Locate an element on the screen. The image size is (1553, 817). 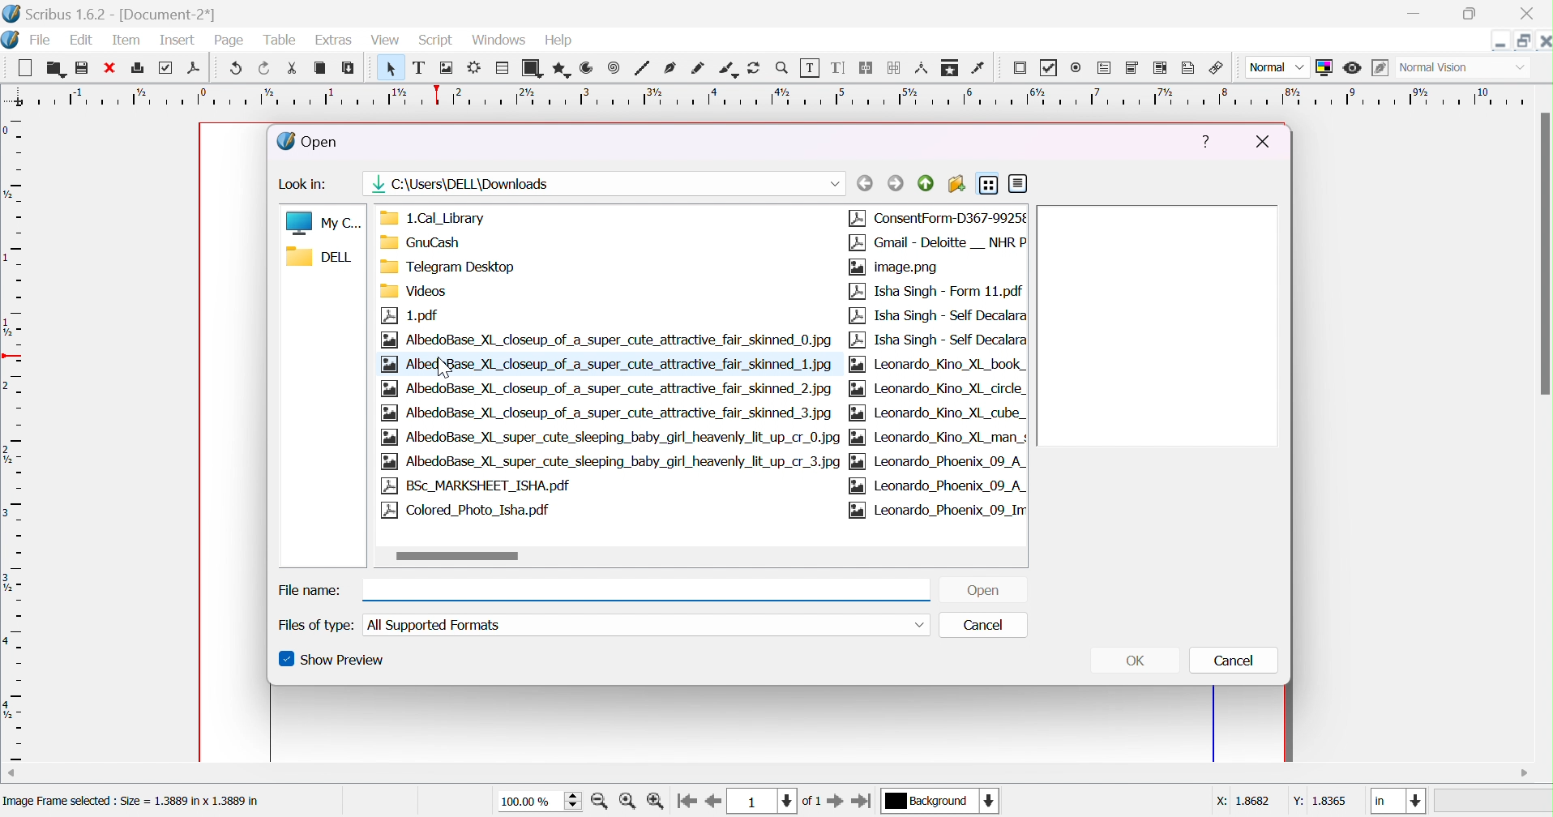
 AlbedoBase_XL_super_cute_sleeping_baby_girl_heavenly_lit_up_cr_3.jpg is located at coordinates (597, 461).